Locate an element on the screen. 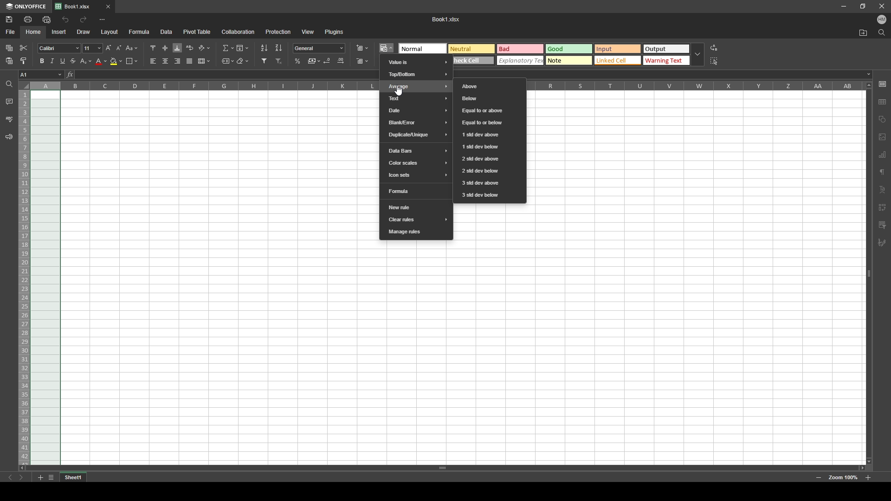  strikethrough is located at coordinates (73, 61).